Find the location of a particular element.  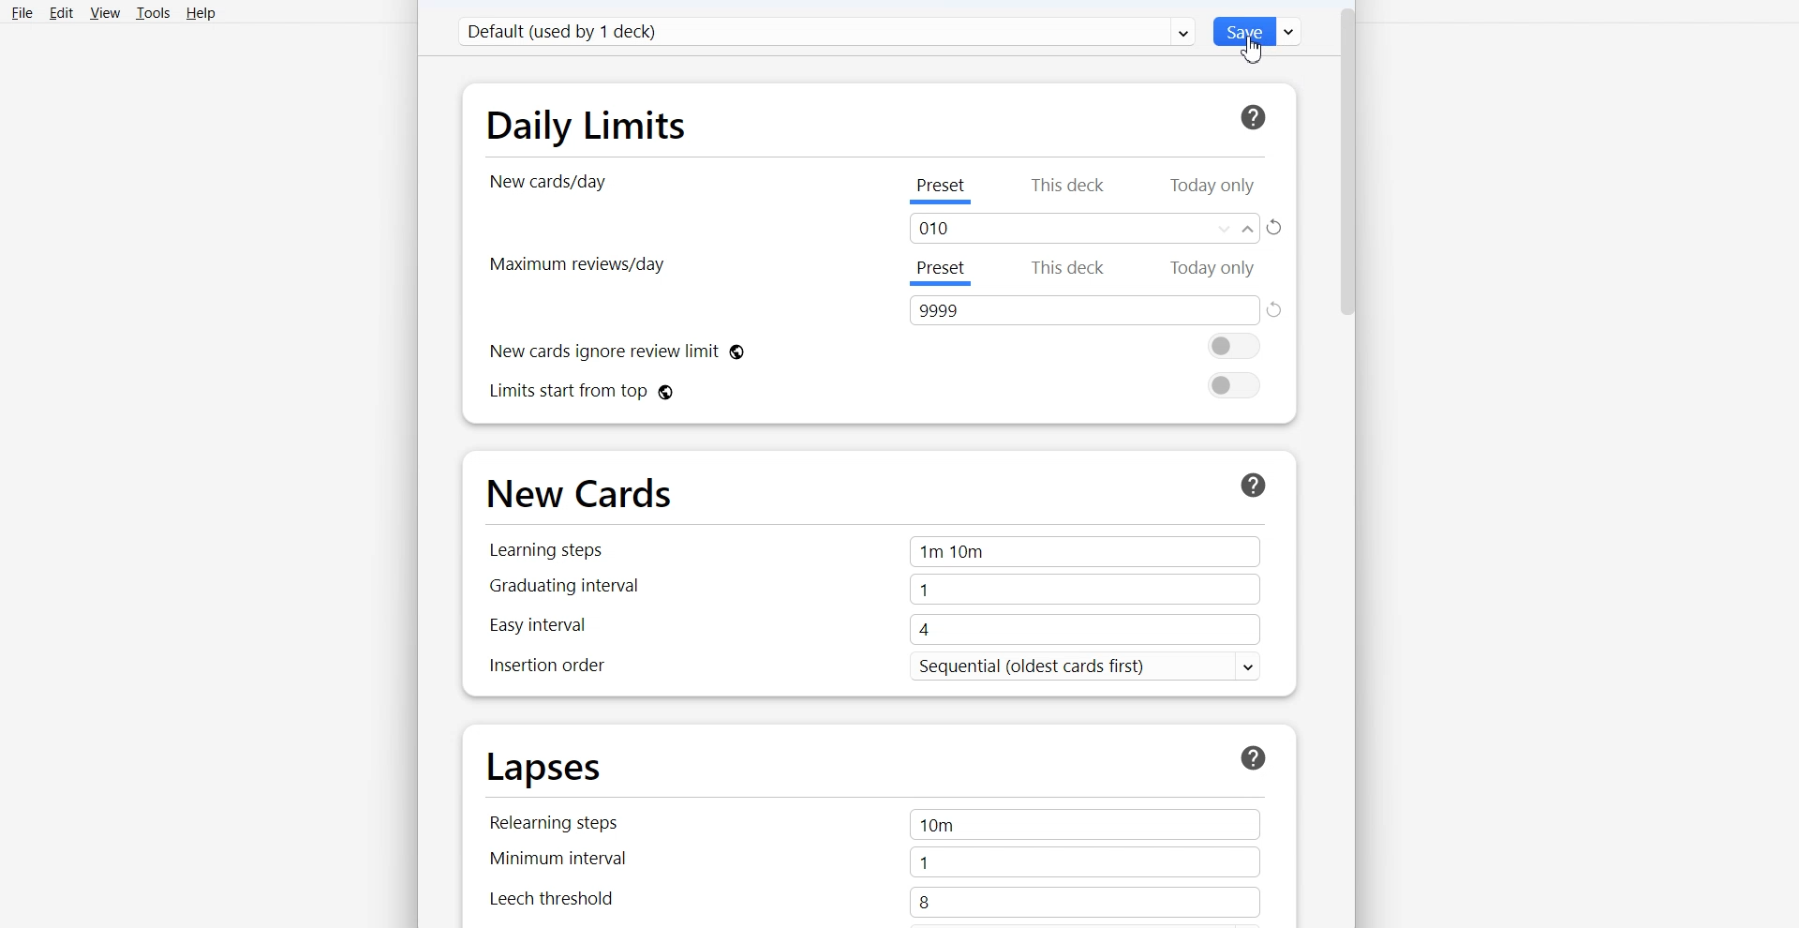

8 is located at coordinates (1081, 903).